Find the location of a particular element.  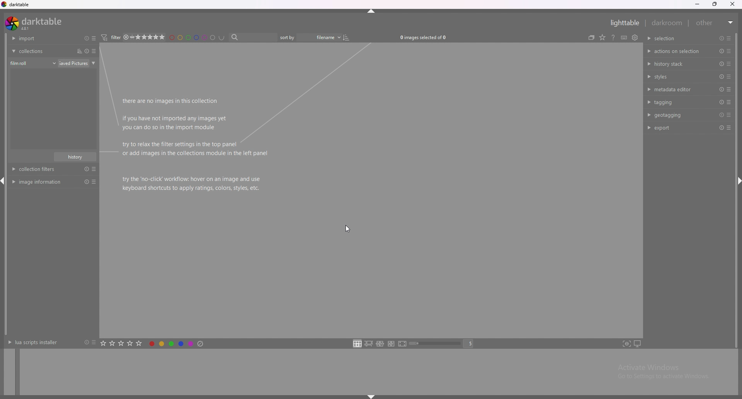

show global preferences is located at coordinates (644, 37).